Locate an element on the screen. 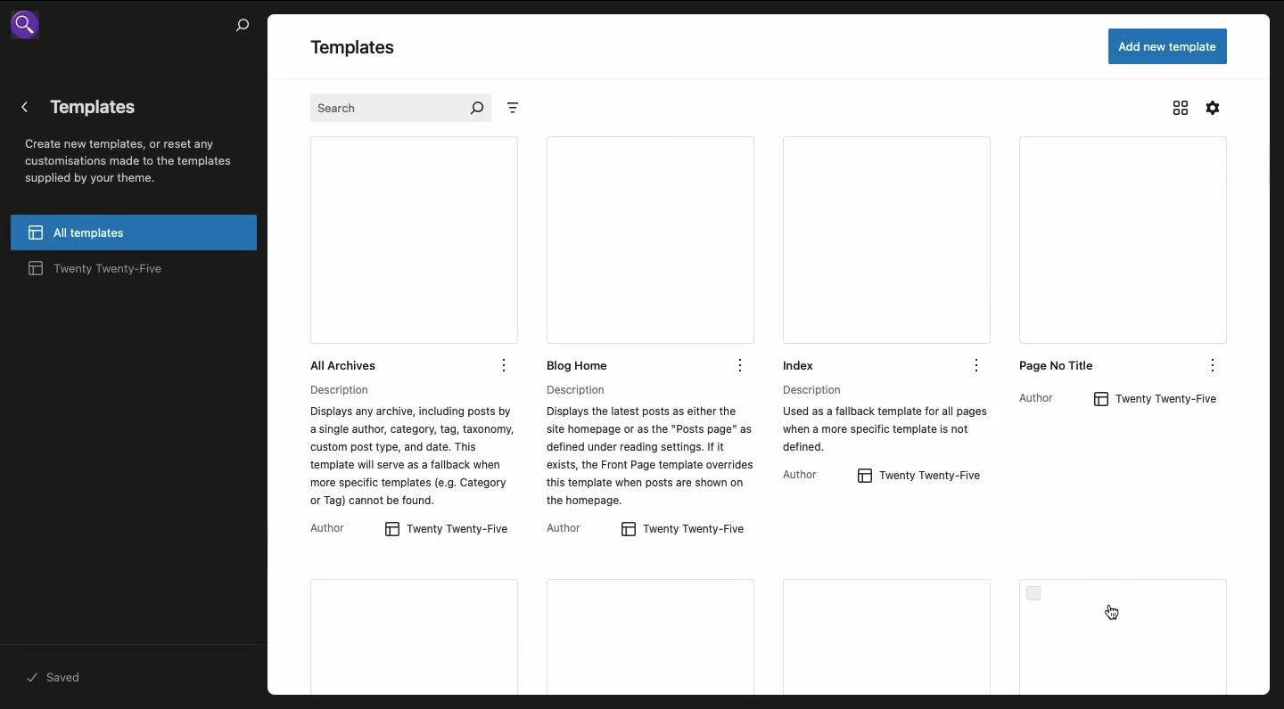  All Templates is located at coordinates (134, 233).